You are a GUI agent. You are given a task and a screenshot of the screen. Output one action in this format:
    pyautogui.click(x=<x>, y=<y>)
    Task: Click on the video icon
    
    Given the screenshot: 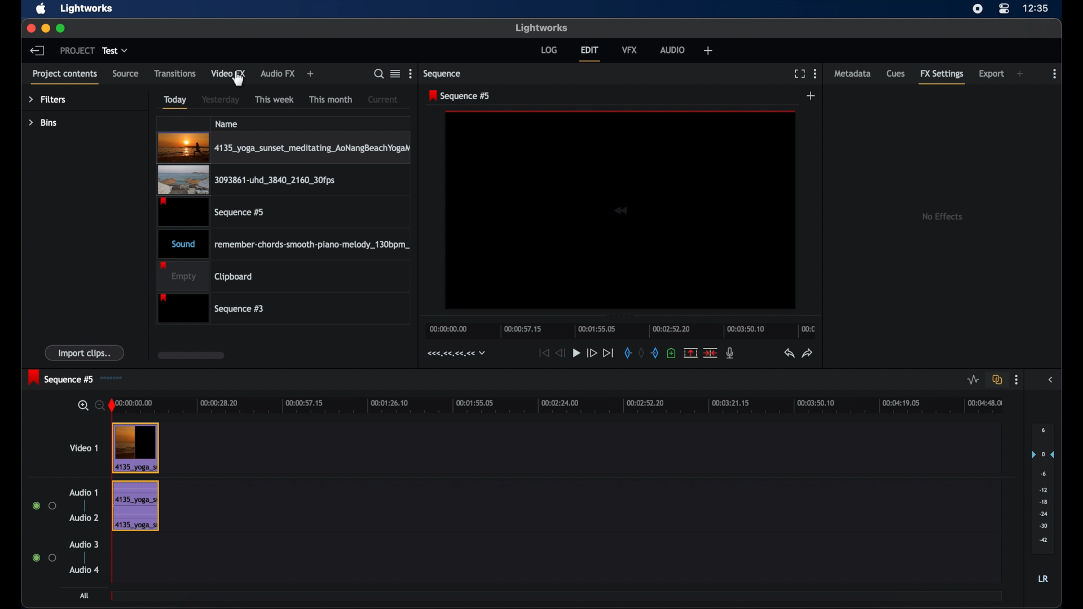 What is the action you would take?
    pyautogui.click(x=620, y=210)
    